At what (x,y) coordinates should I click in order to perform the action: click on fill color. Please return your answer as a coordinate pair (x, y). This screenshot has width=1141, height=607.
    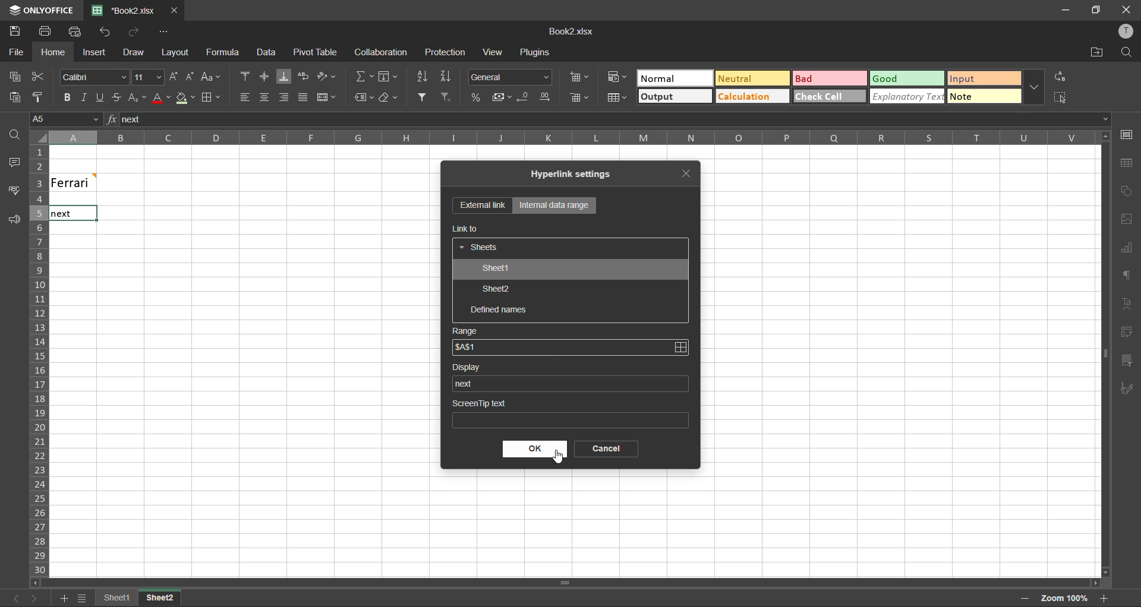
    Looking at the image, I should click on (184, 101).